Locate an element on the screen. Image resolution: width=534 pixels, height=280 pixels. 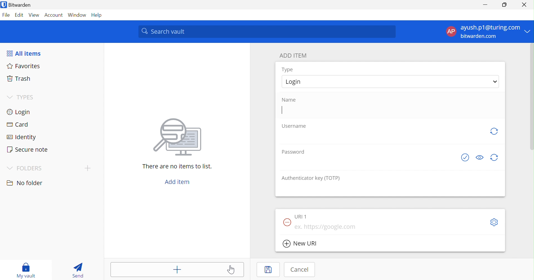
ayush.p1@turing.com is located at coordinates (490, 27).